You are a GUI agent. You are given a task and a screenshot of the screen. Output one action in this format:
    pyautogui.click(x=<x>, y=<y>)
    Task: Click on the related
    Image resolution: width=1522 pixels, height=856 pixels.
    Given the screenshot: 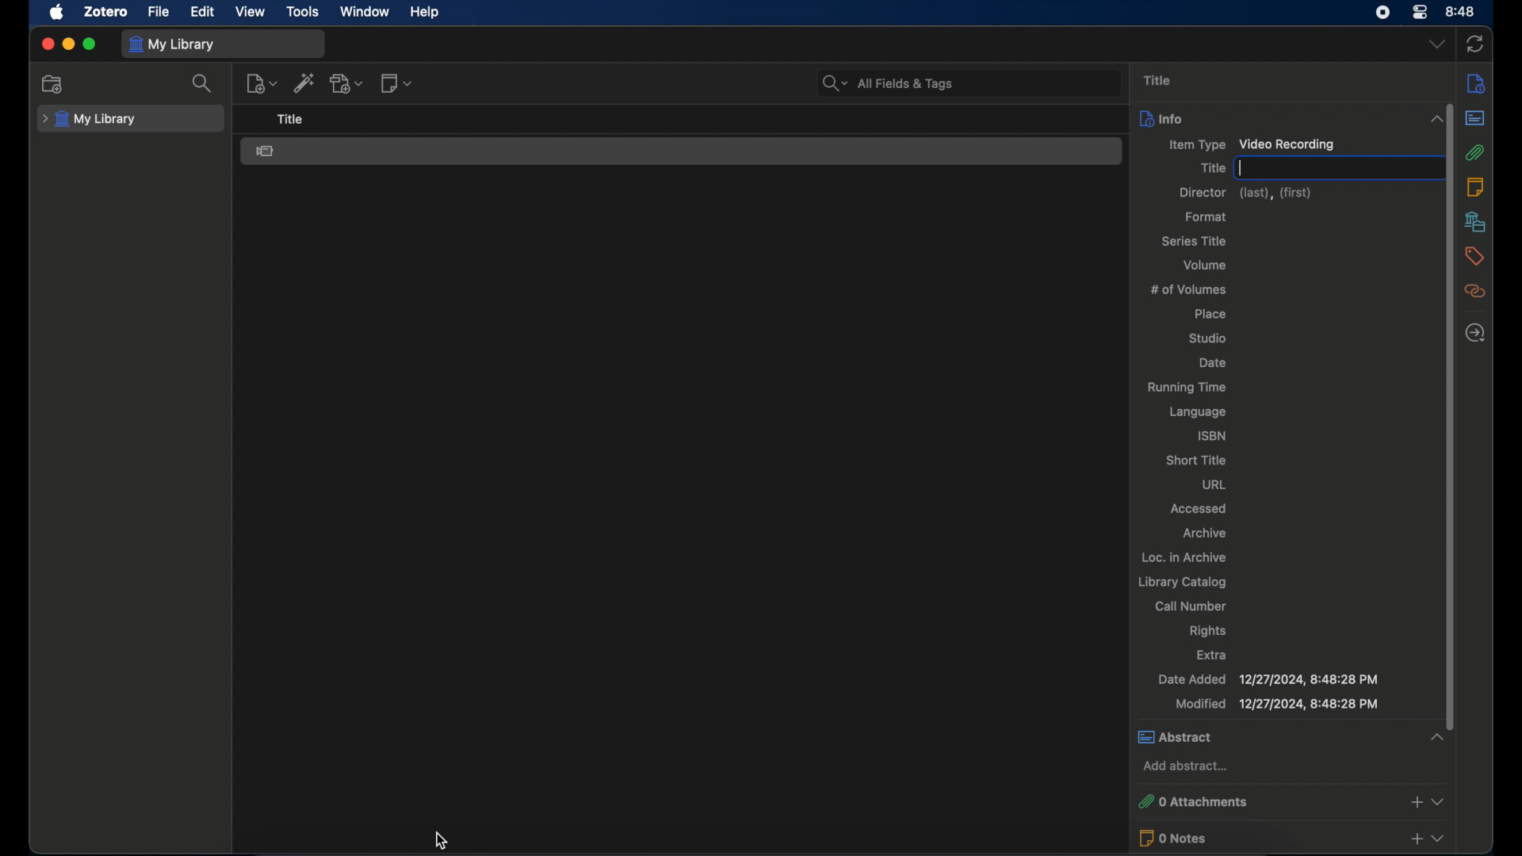 What is the action you would take?
    pyautogui.click(x=1475, y=292)
    